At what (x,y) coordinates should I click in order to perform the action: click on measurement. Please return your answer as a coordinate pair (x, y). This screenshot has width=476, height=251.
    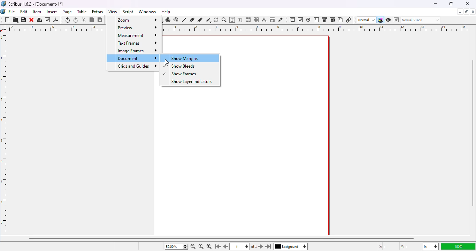
    Looking at the image, I should click on (133, 35).